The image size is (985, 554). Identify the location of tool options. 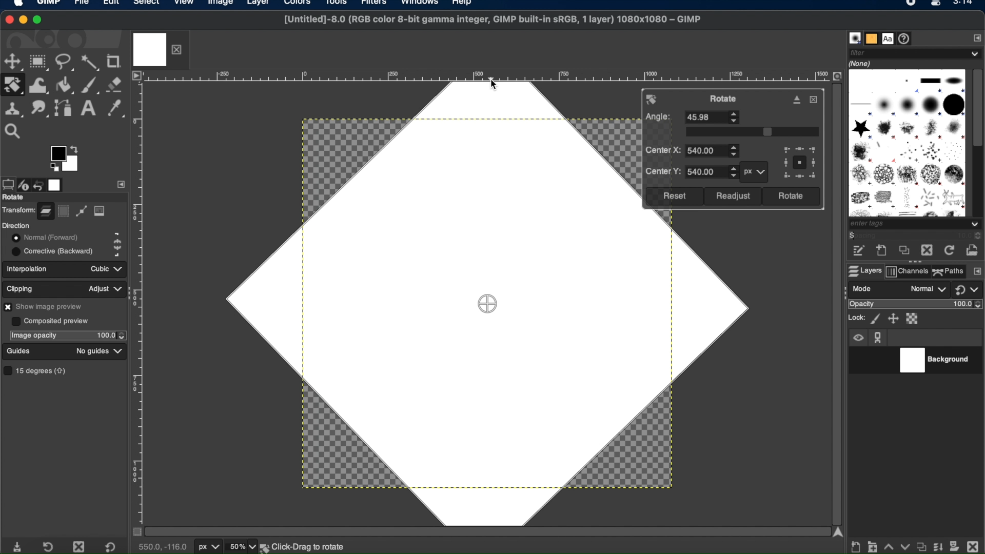
(7, 184).